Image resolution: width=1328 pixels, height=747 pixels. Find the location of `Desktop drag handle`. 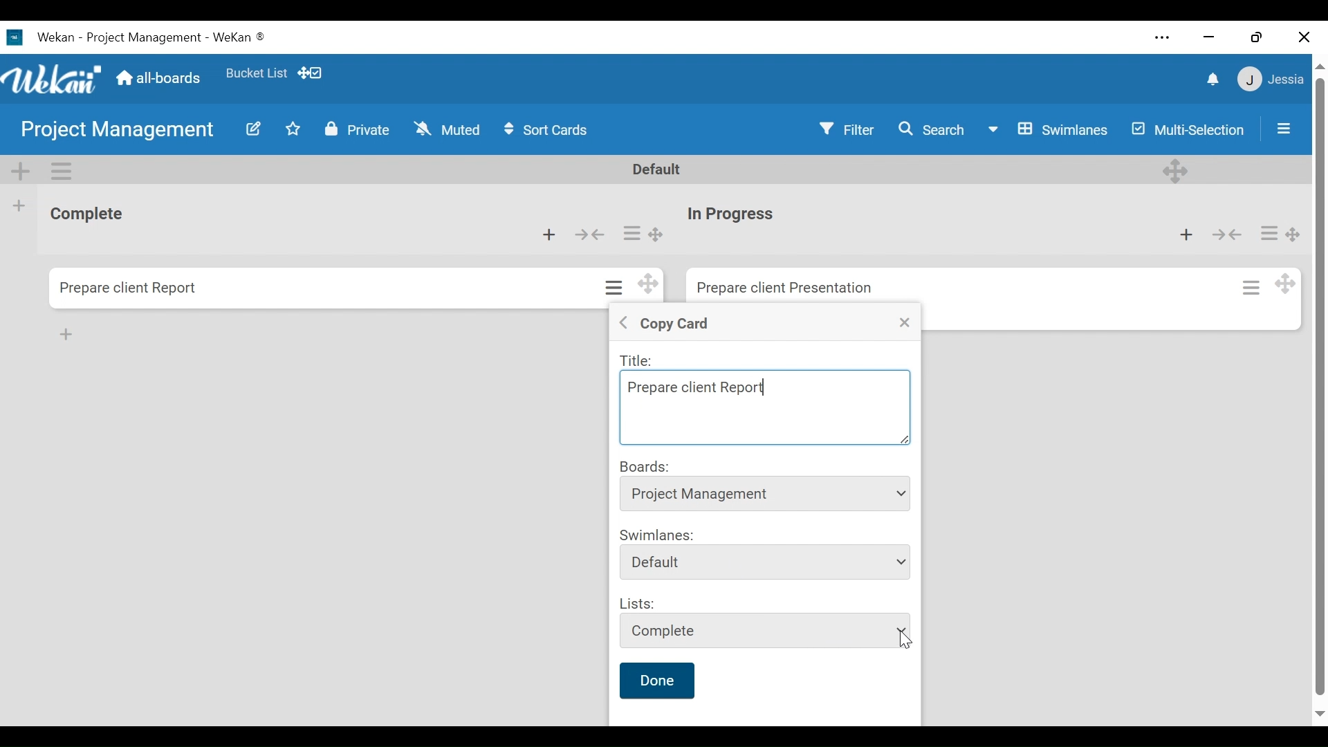

Desktop drag handle is located at coordinates (669, 234).